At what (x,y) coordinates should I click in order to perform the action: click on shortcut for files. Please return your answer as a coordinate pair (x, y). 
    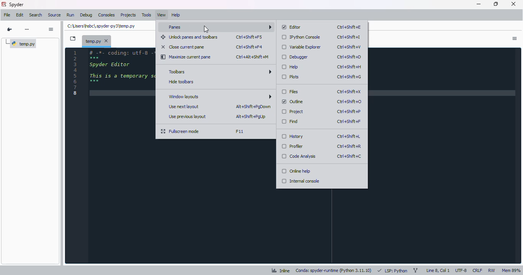
    Looking at the image, I should click on (349, 92).